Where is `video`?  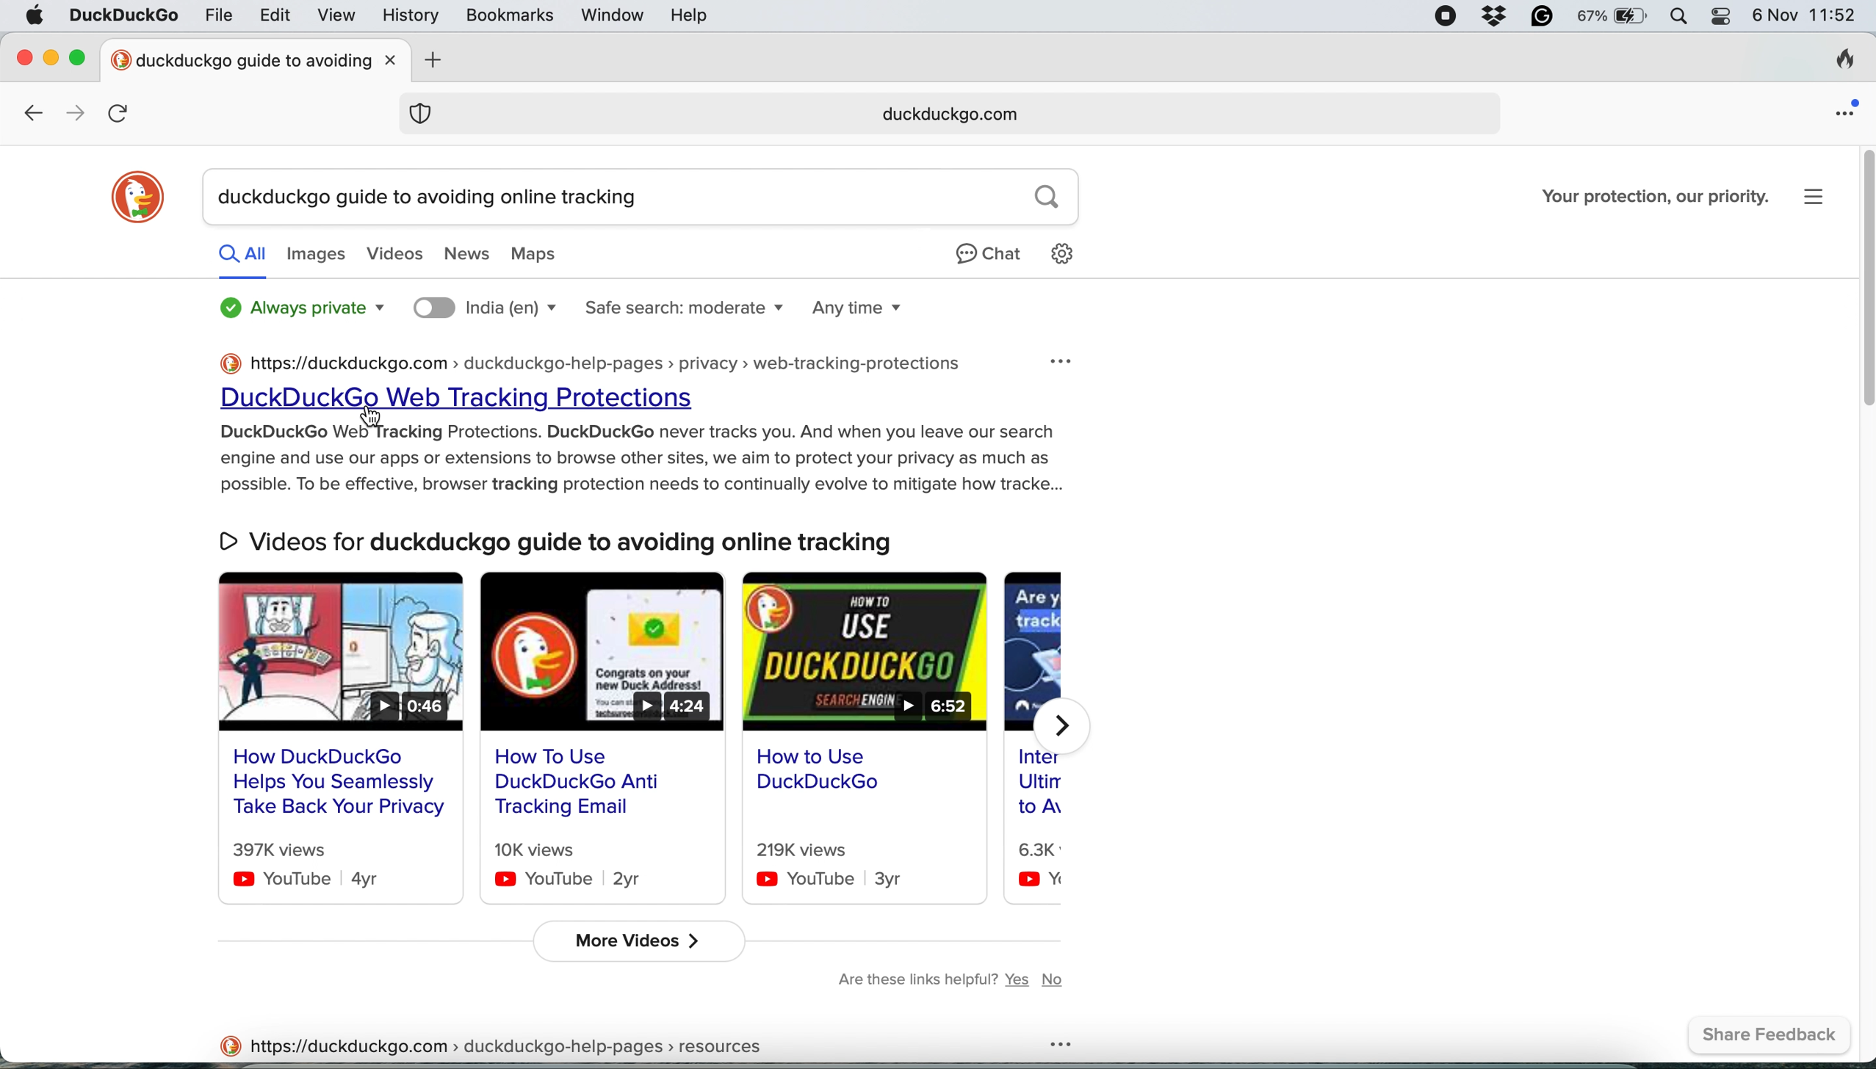
video is located at coordinates (1014, 644).